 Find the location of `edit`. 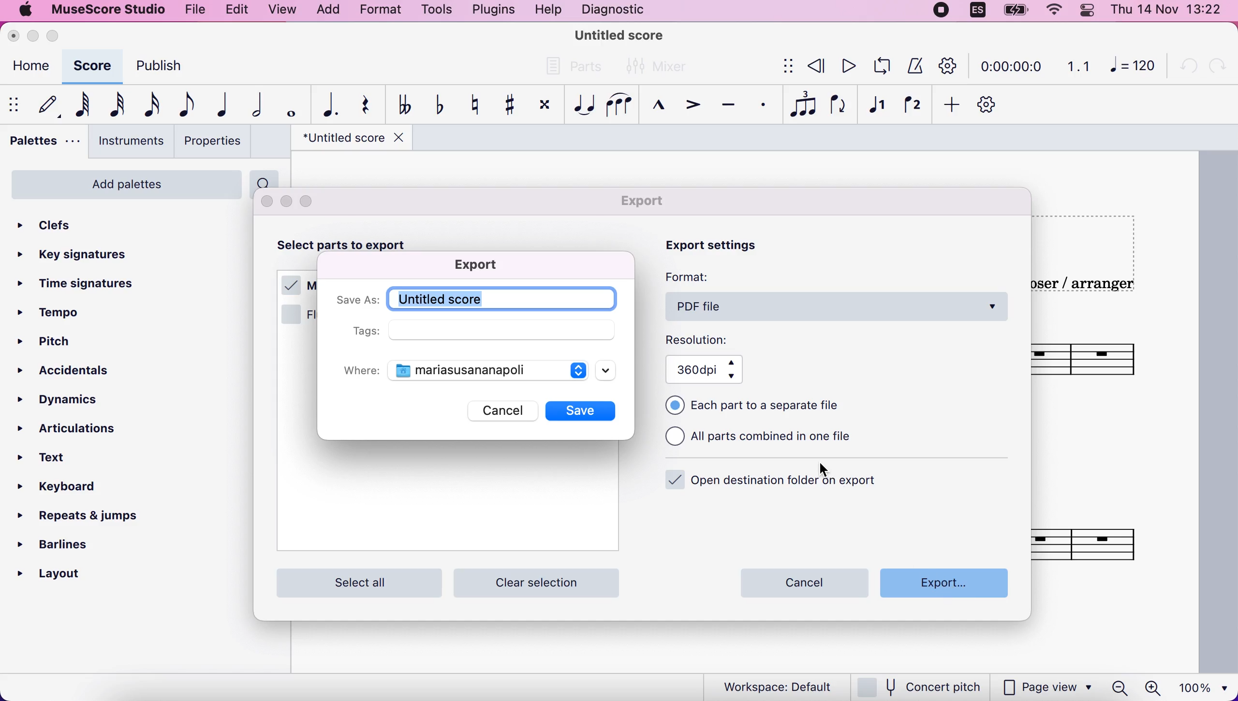

edit is located at coordinates (234, 11).